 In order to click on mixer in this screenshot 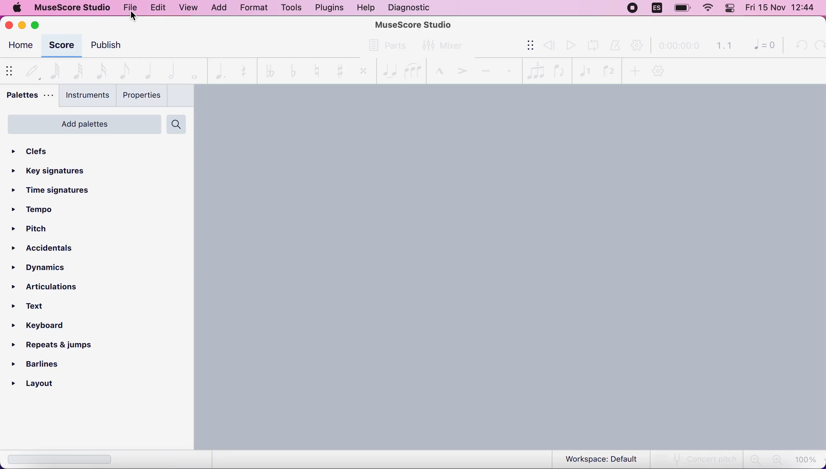, I will do `click(448, 45)`.